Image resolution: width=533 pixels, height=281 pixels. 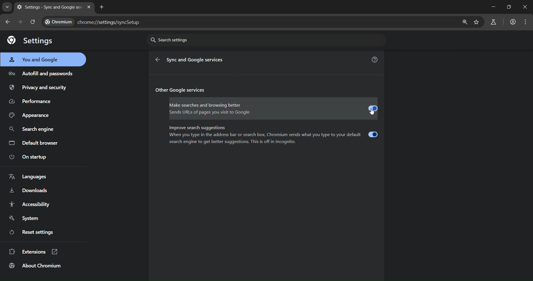 What do you see at coordinates (25, 219) in the screenshot?
I see `system` at bounding box center [25, 219].